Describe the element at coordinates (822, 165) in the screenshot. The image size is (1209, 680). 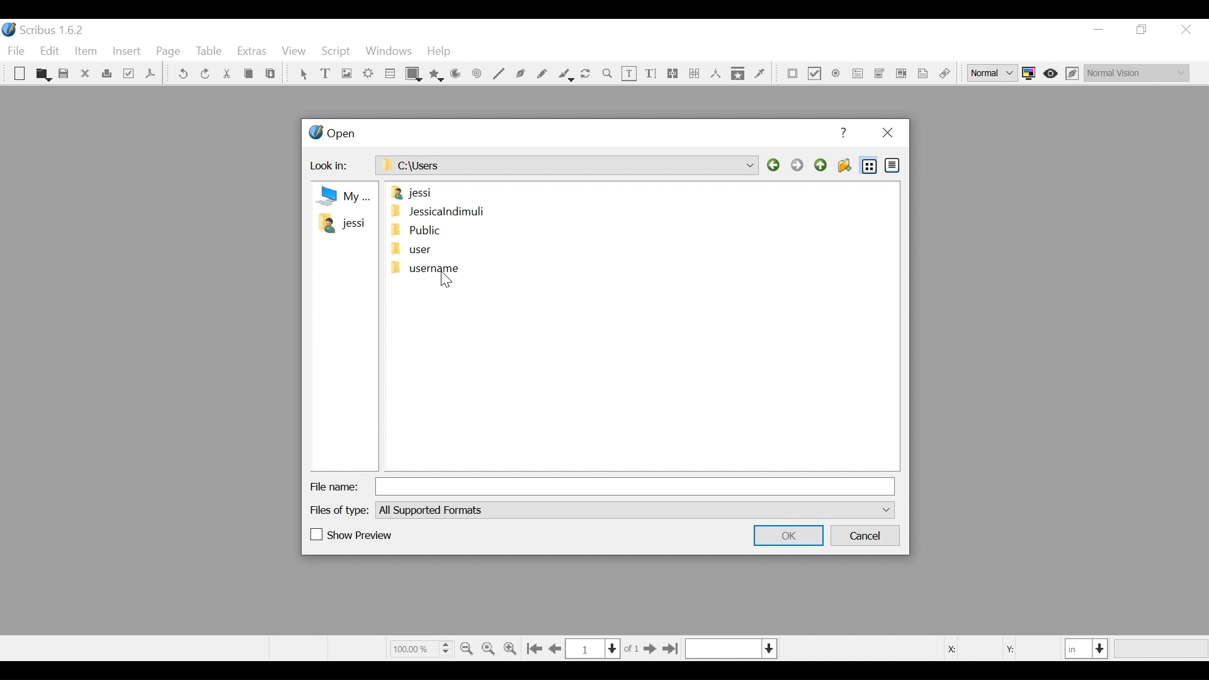
I see `Parent Directory` at that location.